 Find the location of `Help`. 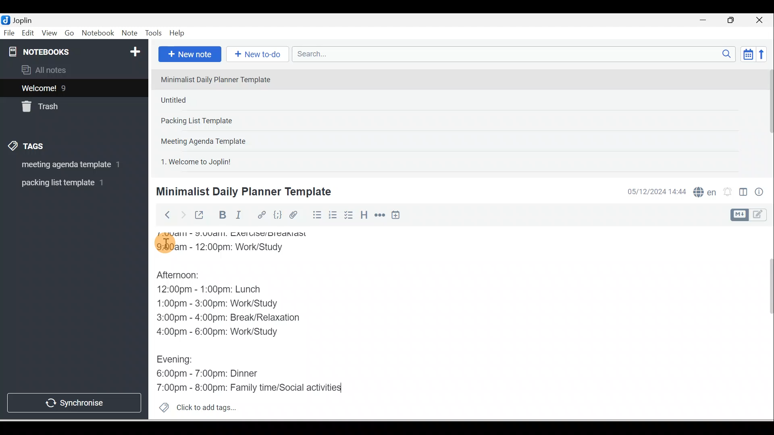

Help is located at coordinates (177, 33).